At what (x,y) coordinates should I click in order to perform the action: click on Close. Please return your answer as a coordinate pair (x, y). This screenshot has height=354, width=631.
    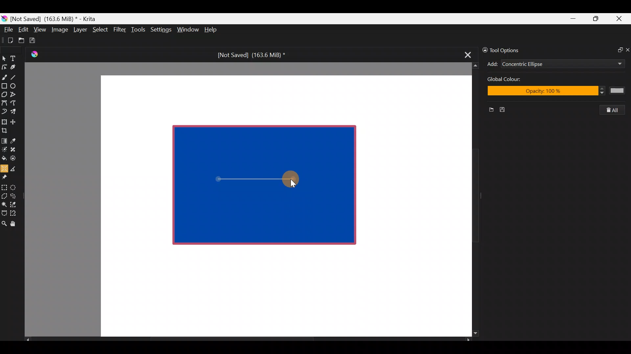
    Looking at the image, I should click on (619, 20).